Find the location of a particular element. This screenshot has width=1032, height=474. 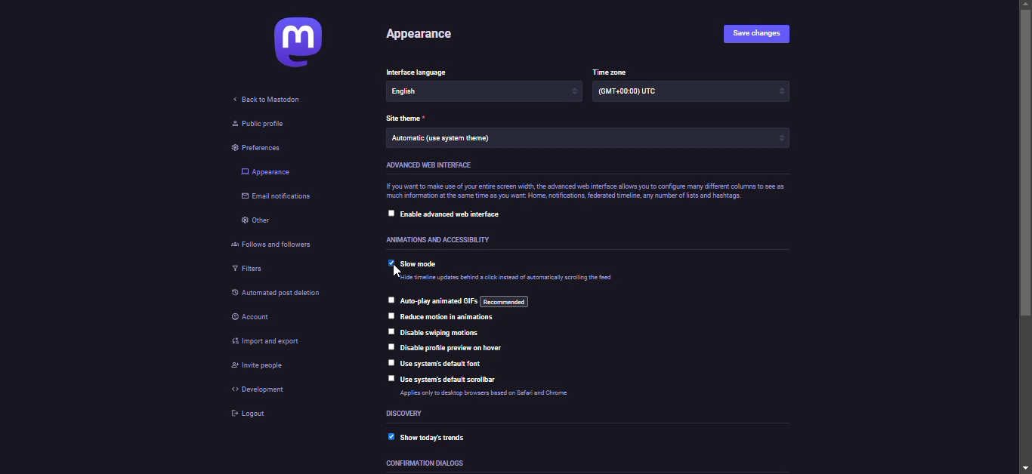

logout is located at coordinates (247, 414).